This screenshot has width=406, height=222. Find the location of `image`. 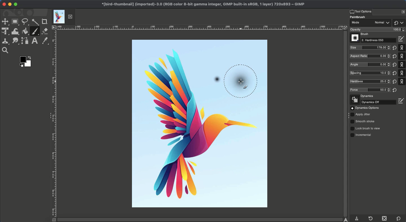

image is located at coordinates (200, 50).